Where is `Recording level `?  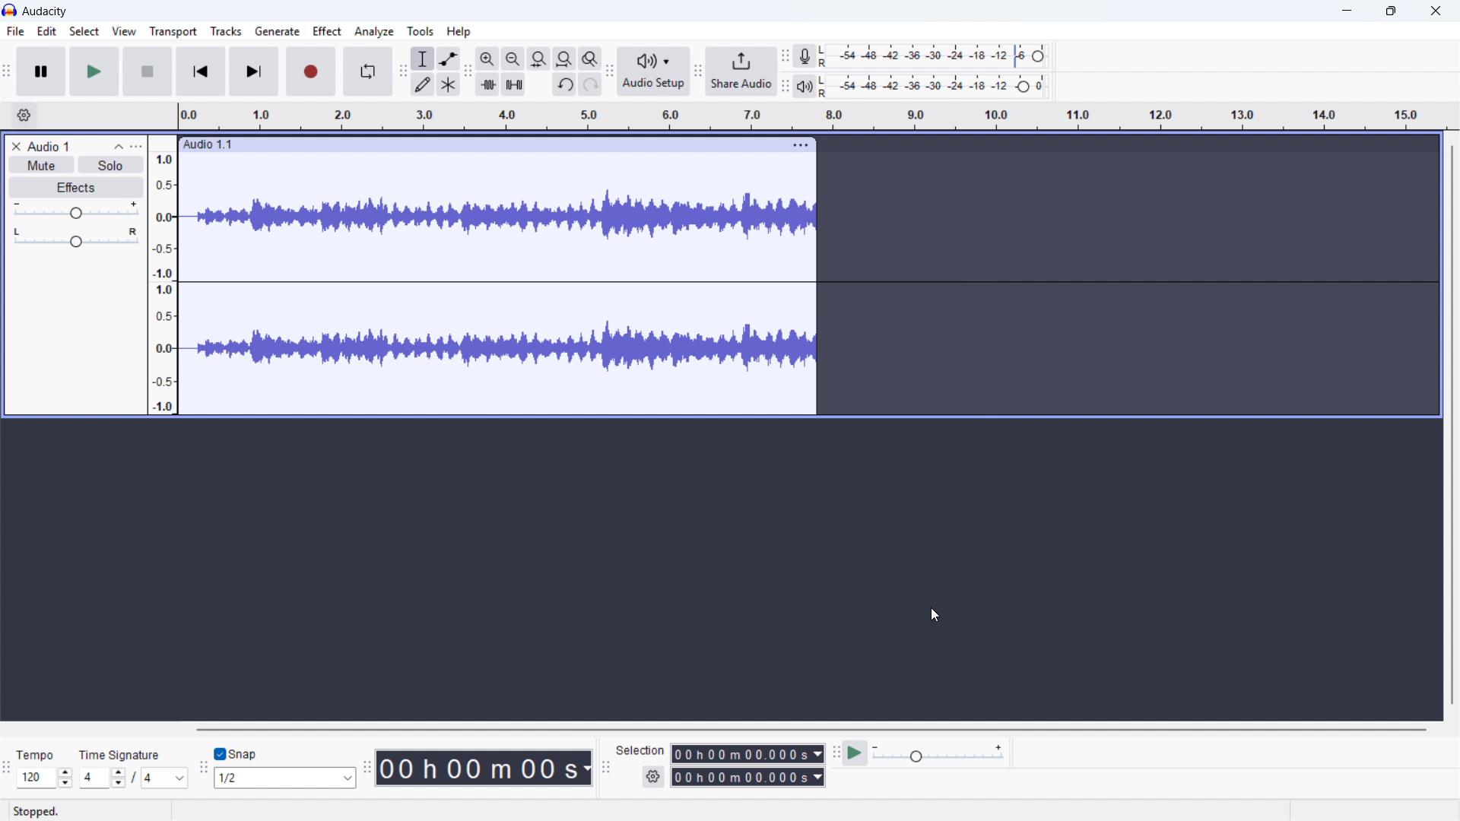
Recording level  is located at coordinates (938, 55).